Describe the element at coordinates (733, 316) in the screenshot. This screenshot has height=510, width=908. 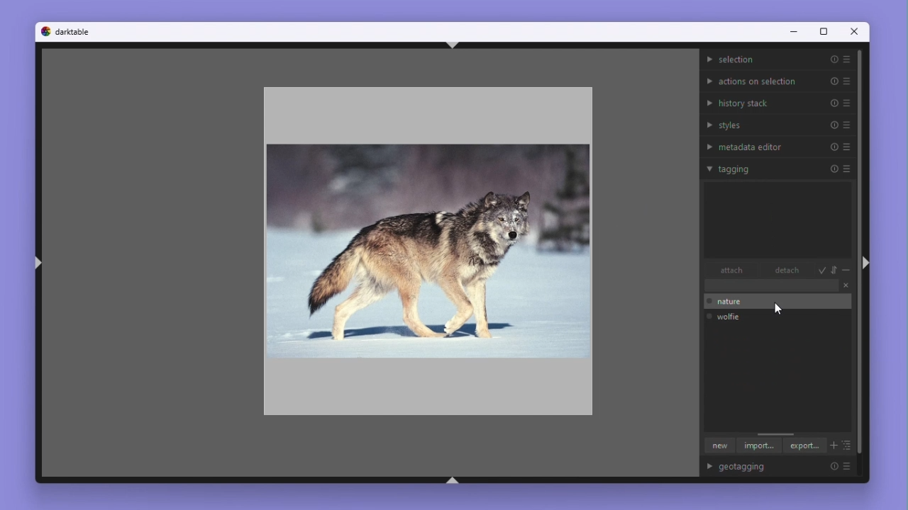
I see `wolfie` at that location.